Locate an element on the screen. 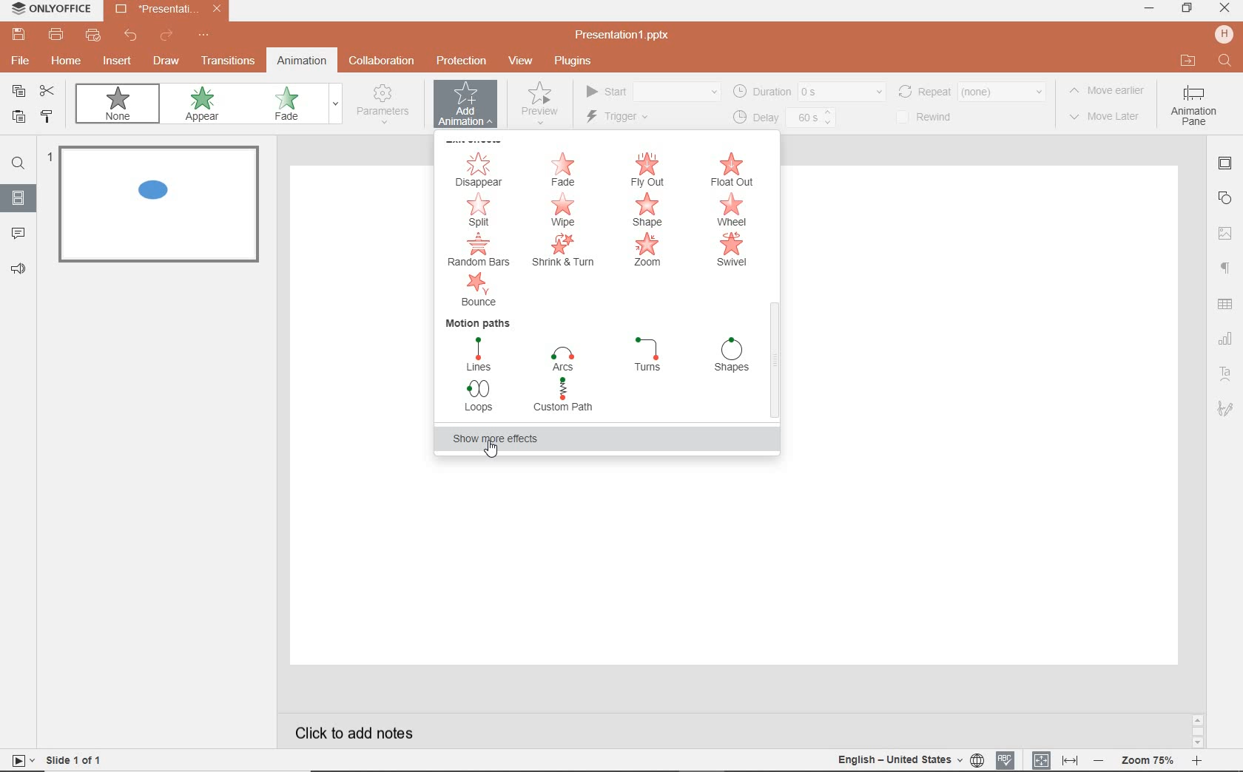 The height and width of the screenshot is (772, 1243). LOOPS is located at coordinates (481, 399).